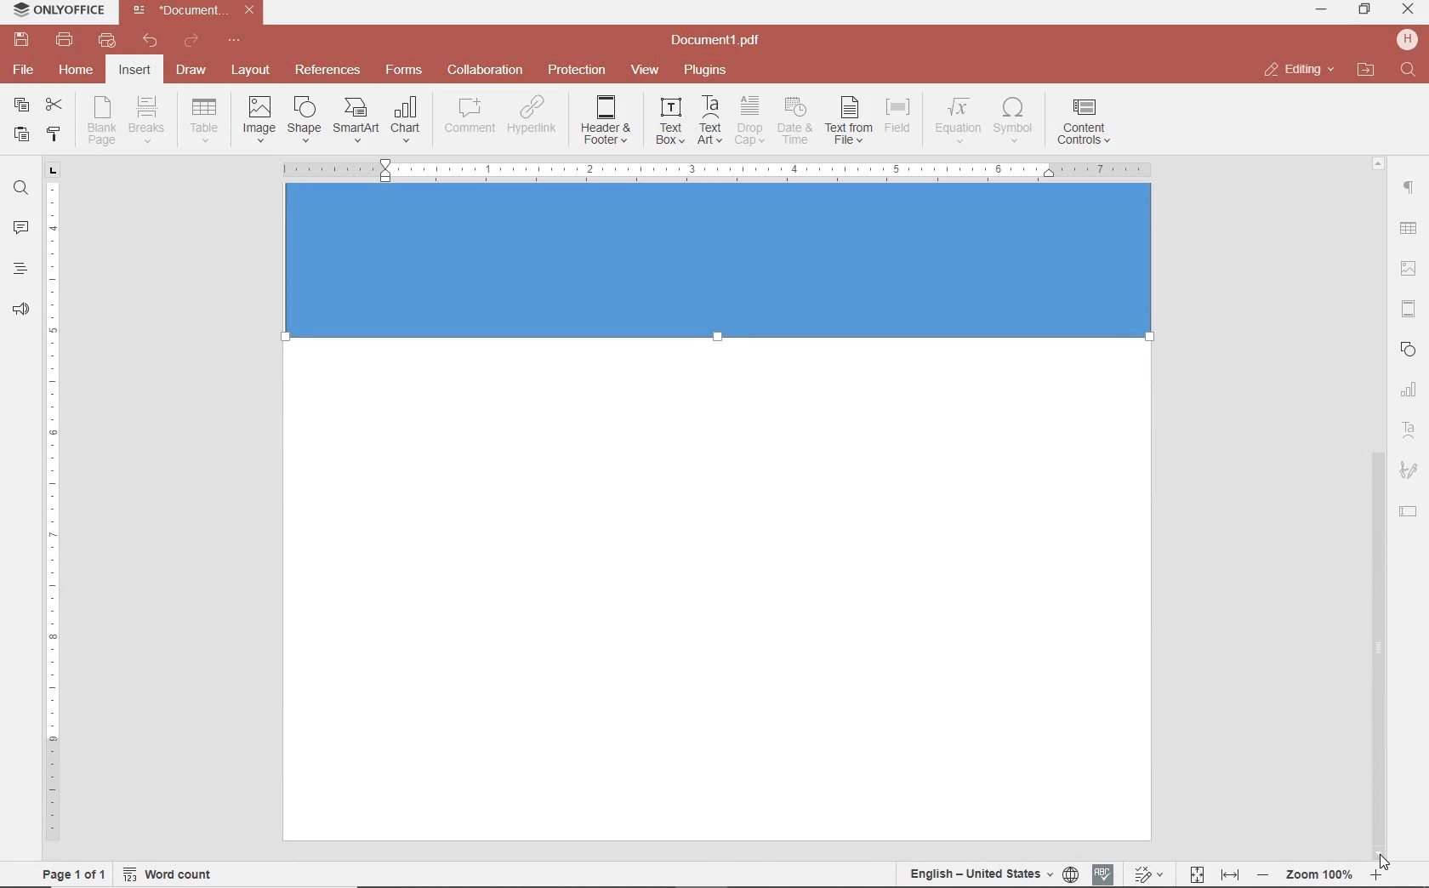 This screenshot has width=1429, height=888. I want to click on , so click(715, 170).